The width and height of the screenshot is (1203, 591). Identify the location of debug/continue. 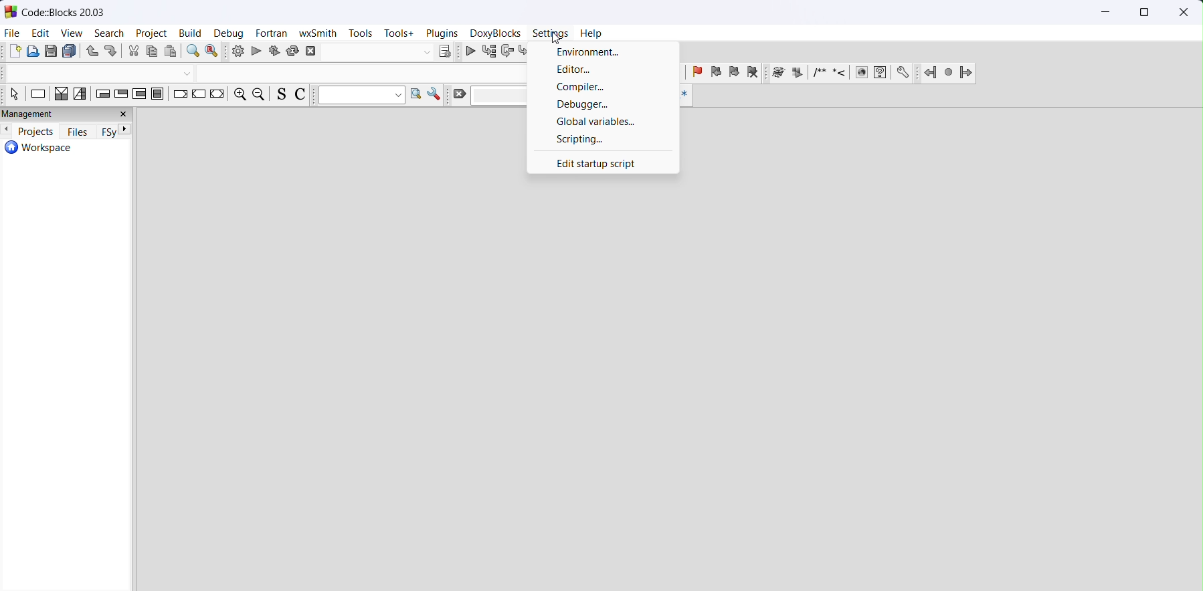
(472, 52).